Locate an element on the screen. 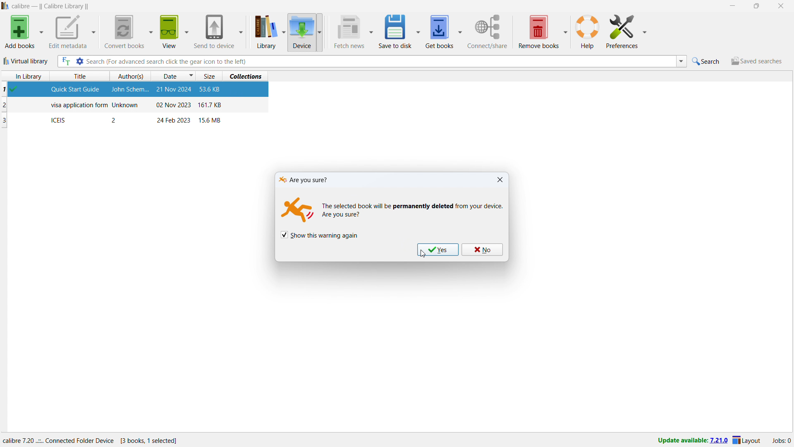 This screenshot has height=447, width=794. device is located at coordinates (301, 32).